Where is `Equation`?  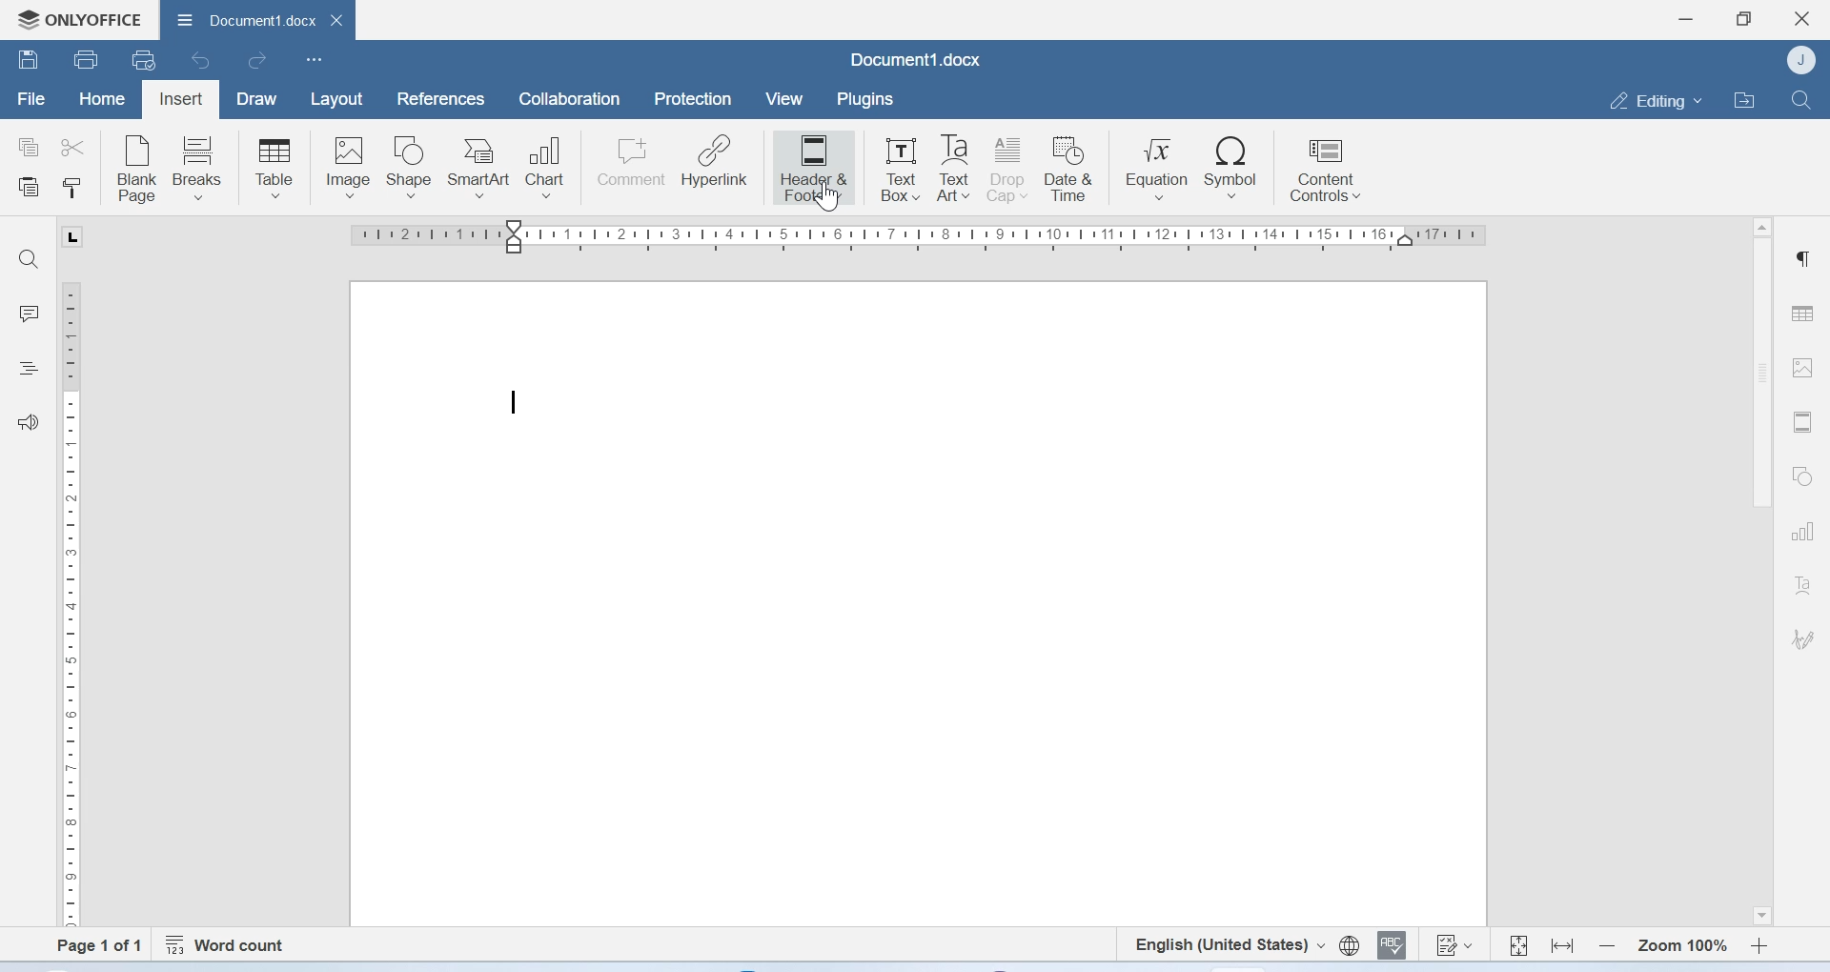 Equation is located at coordinates (1158, 168).